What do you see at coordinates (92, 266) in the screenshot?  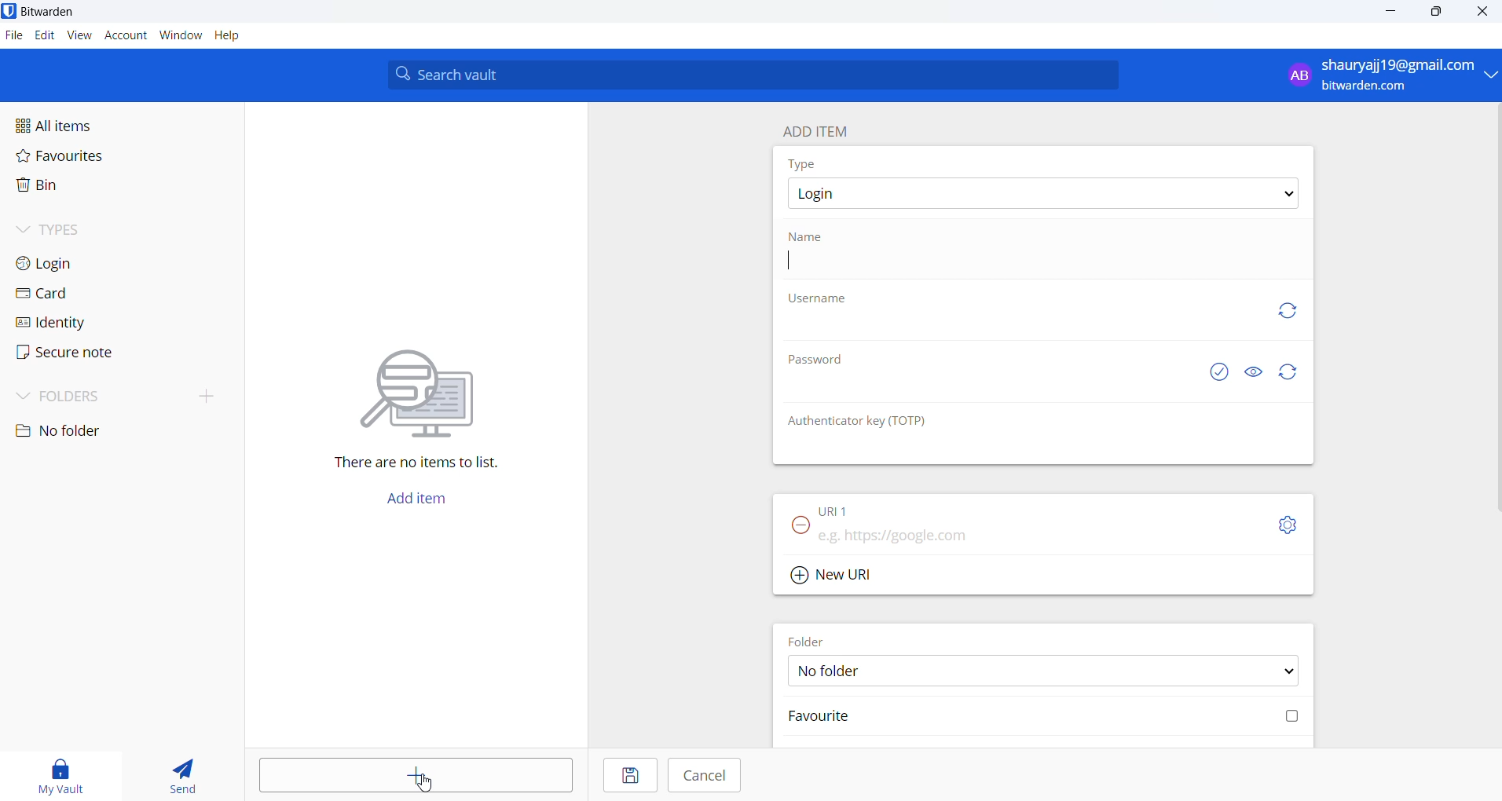 I see `login` at bounding box center [92, 266].